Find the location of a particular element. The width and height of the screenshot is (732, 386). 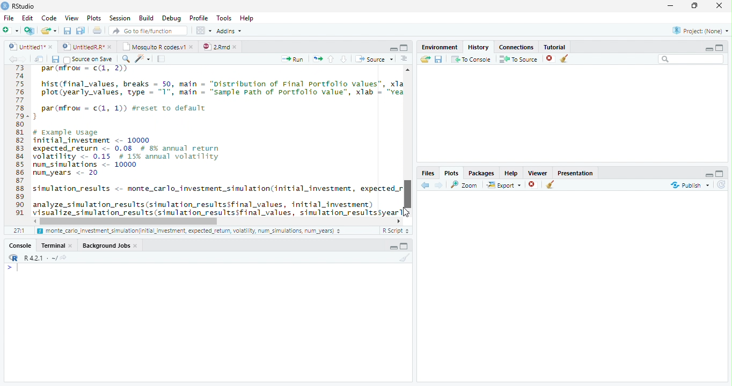

Minimize is located at coordinates (672, 6).